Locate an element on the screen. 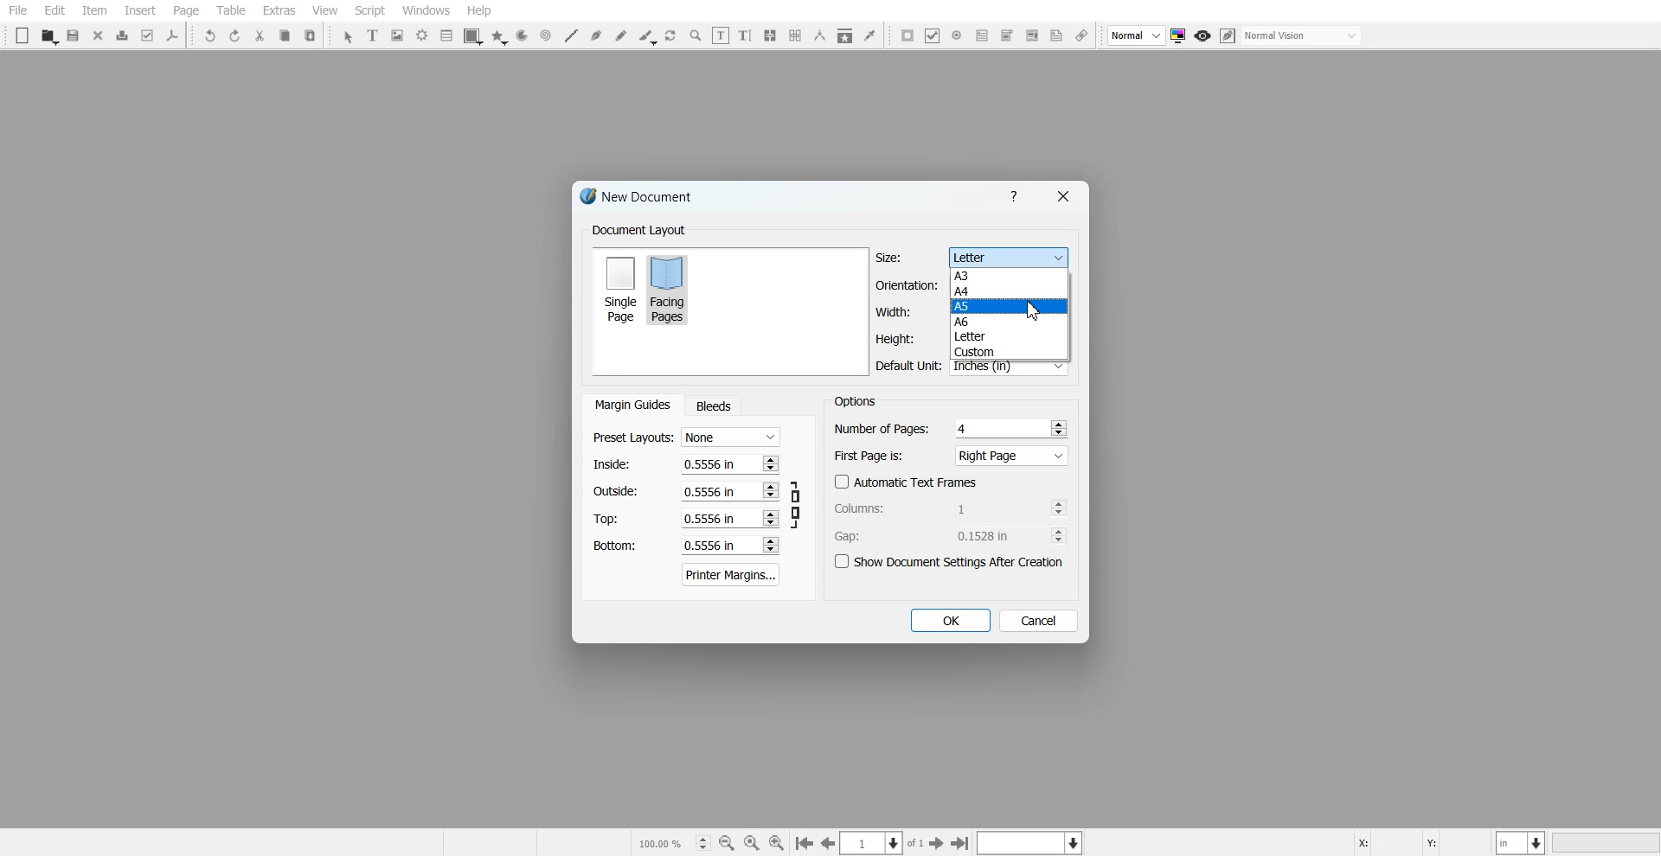 The width and height of the screenshot is (1661, 856). Cut is located at coordinates (260, 35).